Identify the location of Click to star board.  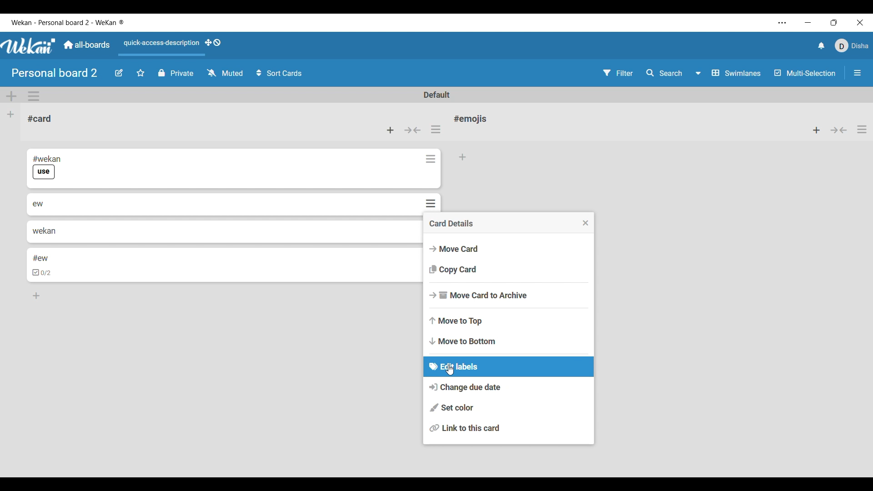
(140, 73).